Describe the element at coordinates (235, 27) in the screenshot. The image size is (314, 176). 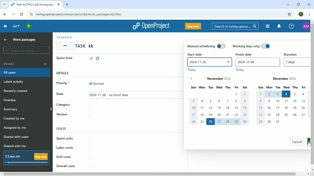
I see `Search in turing.openprojects.com` at that location.